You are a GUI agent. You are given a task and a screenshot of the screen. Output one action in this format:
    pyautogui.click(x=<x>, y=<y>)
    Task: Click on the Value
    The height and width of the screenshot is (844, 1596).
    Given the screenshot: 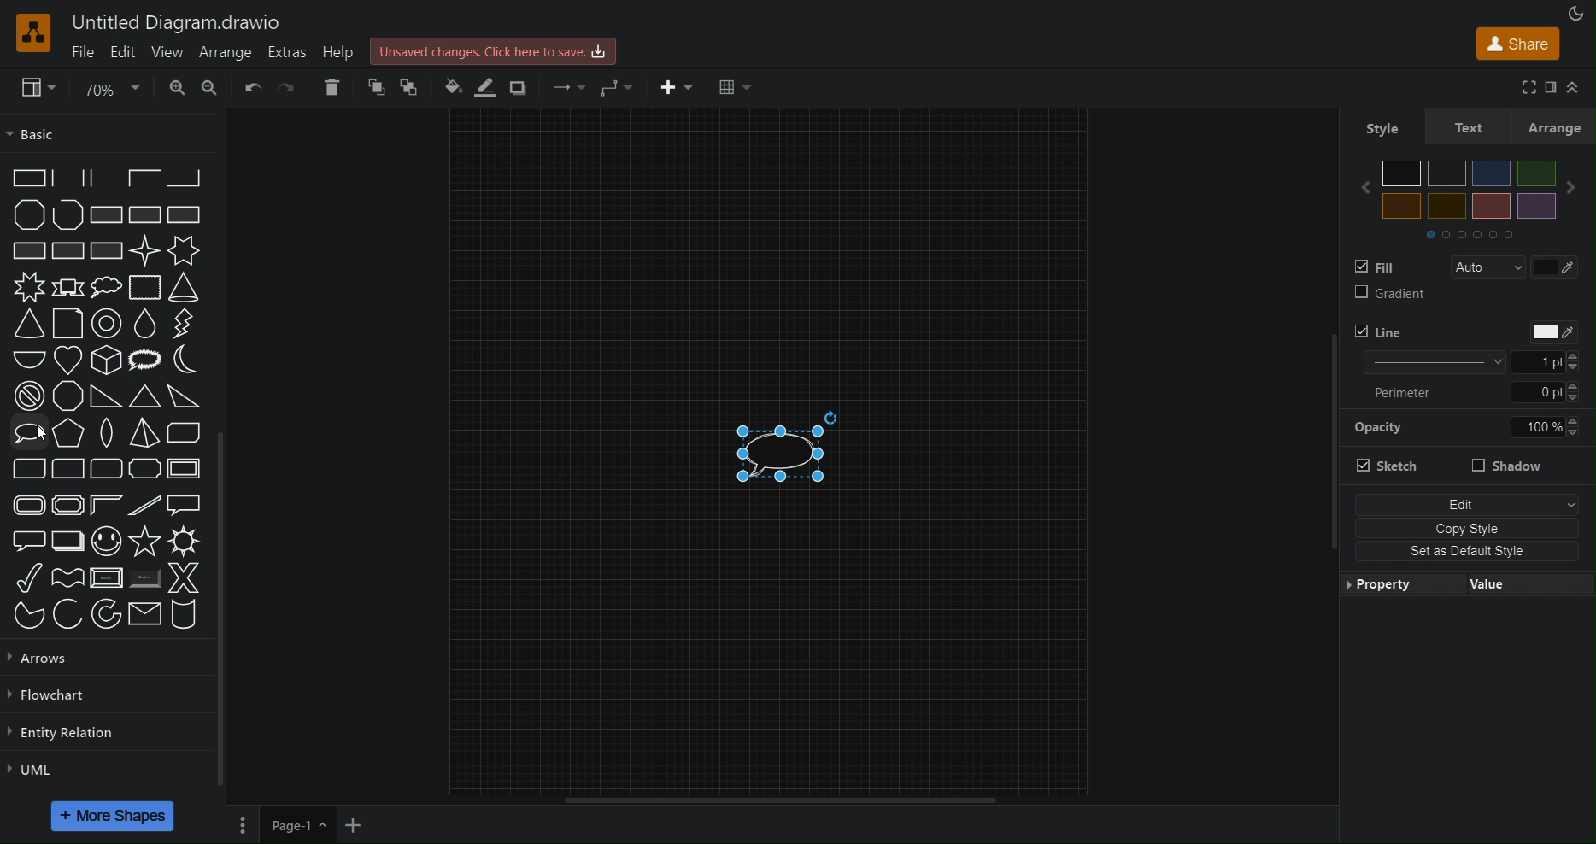 What is the action you would take?
    pyautogui.click(x=1529, y=587)
    